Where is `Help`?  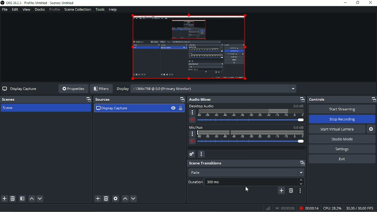
Help is located at coordinates (112, 9).